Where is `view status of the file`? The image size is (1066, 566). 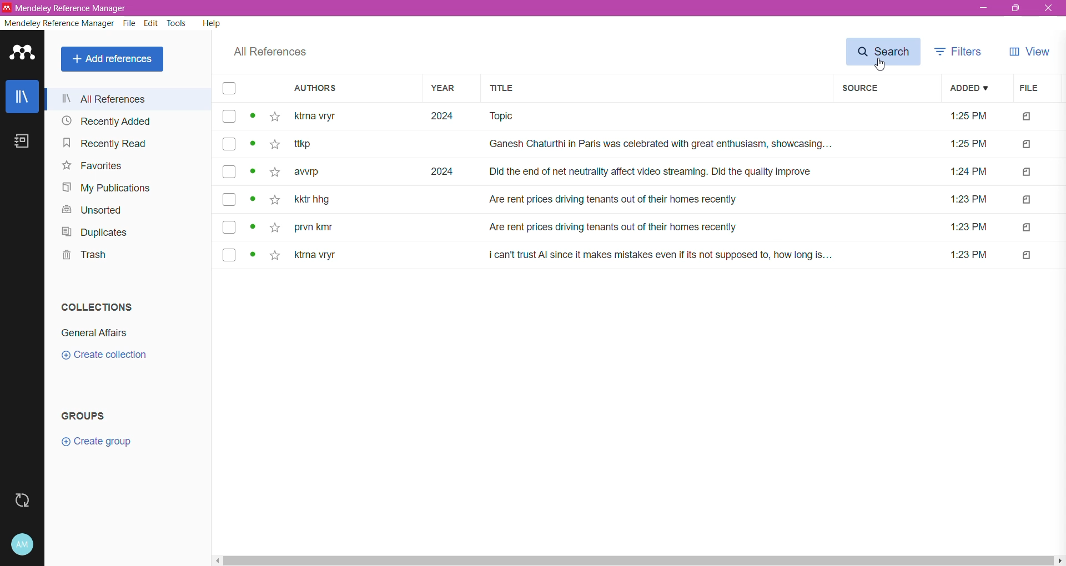 view status of the file is located at coordinates (253, 172).